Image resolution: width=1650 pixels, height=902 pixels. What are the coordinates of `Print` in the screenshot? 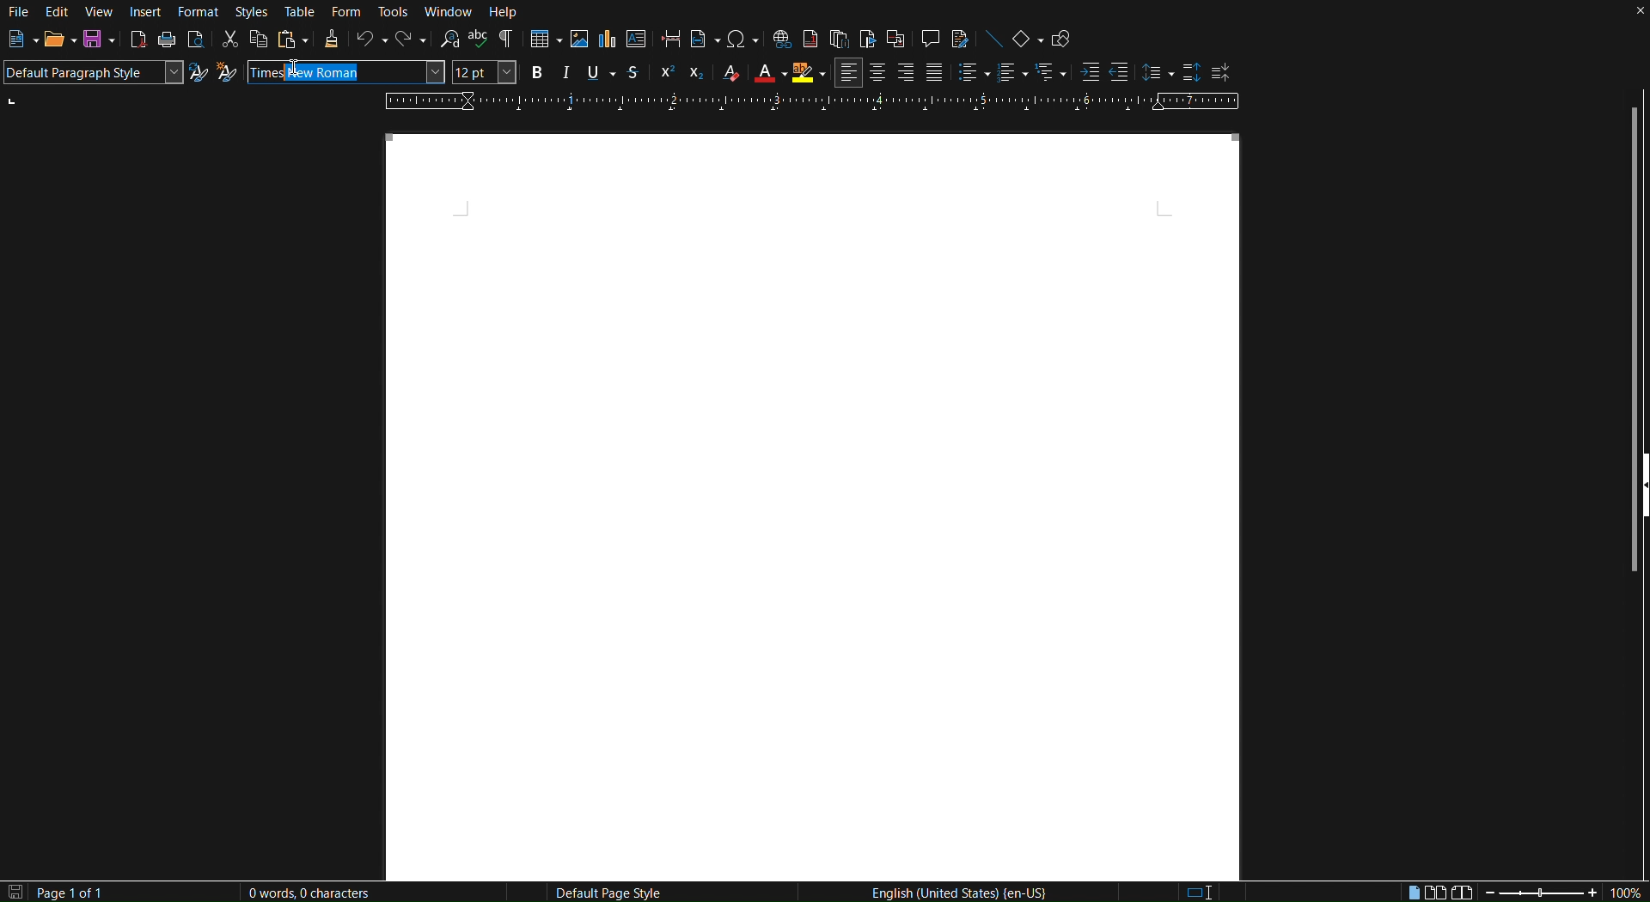 It's located at (168, 42).